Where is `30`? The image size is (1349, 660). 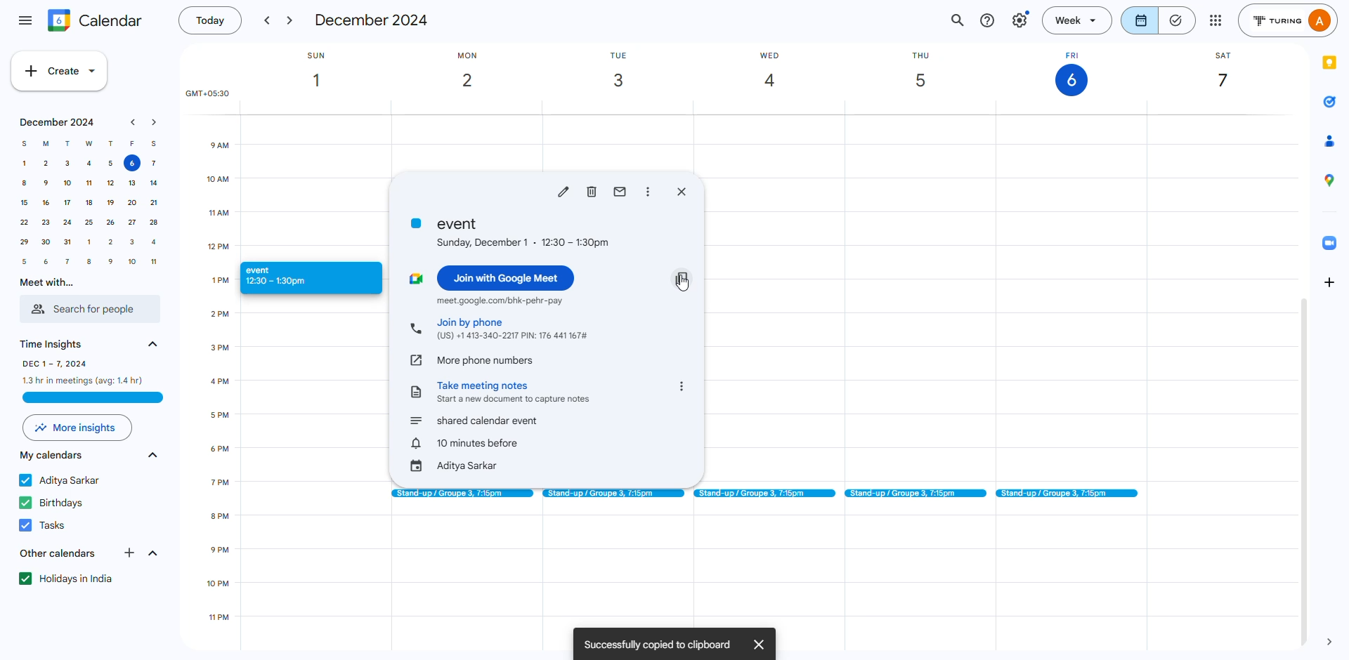
30 is located at coordinates (47, 242).